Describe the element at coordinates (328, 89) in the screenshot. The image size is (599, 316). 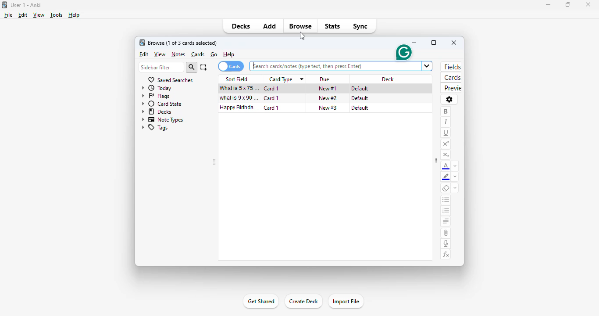
I see `new #1` at that location.